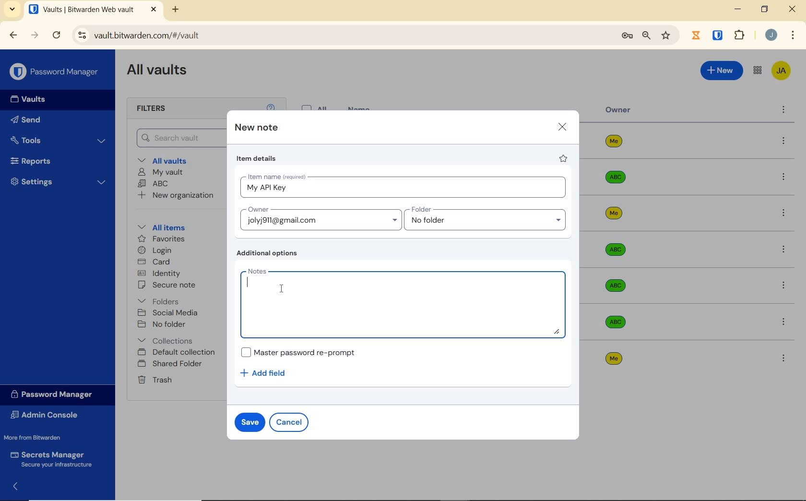 The image size is (806, 501). What do you see at coordinates (179, 197) in the screenshot?
I see `New organization` at bounding box center [179, 197].